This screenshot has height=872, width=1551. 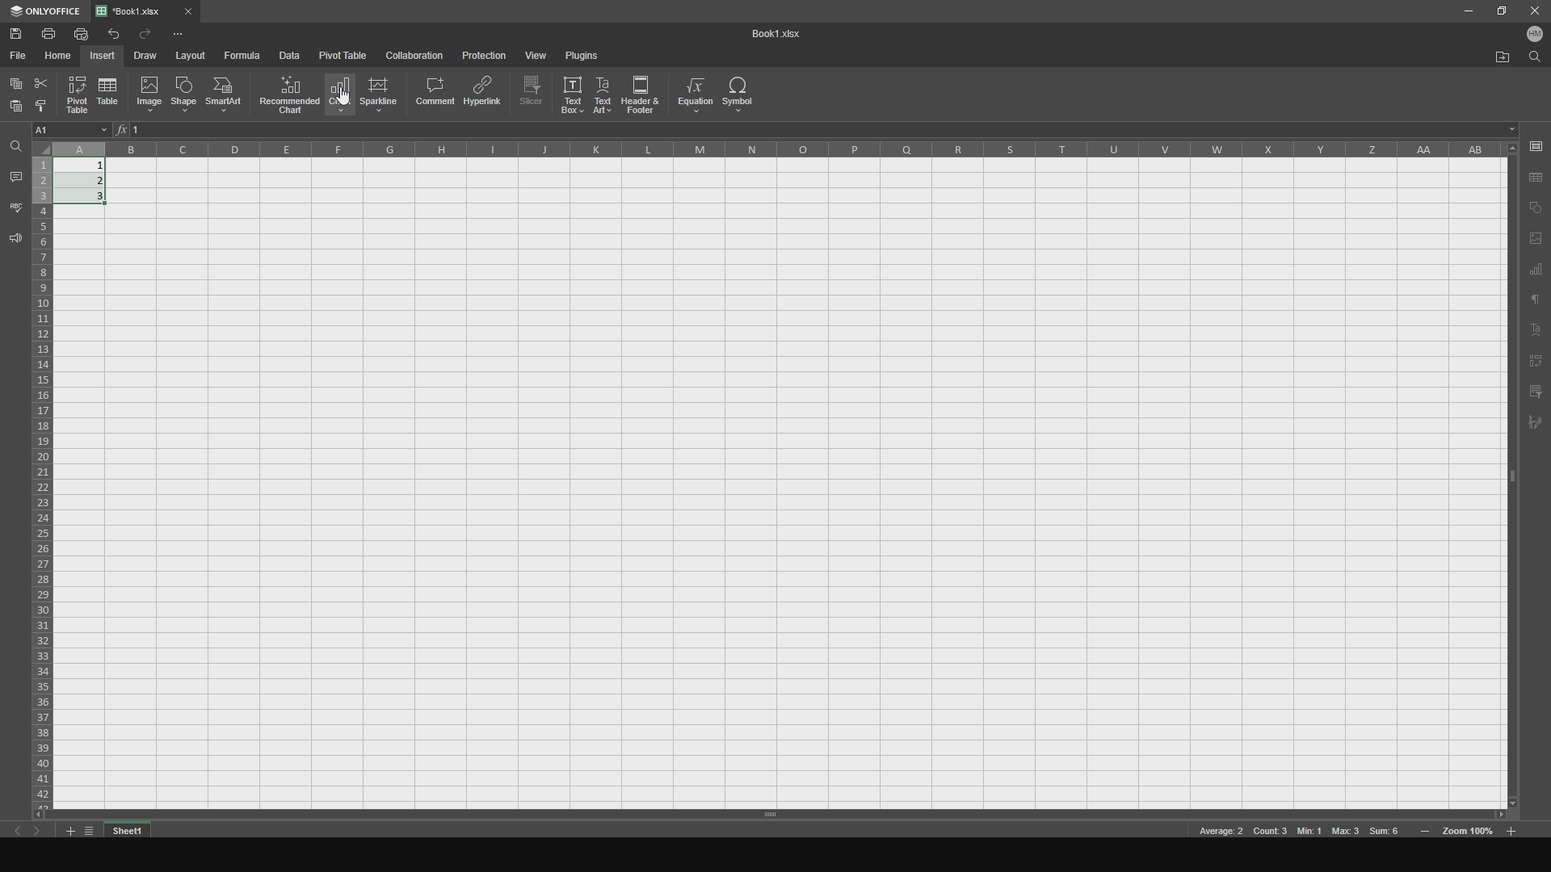 I want to click on cell functions, so click(x=819, y=131).